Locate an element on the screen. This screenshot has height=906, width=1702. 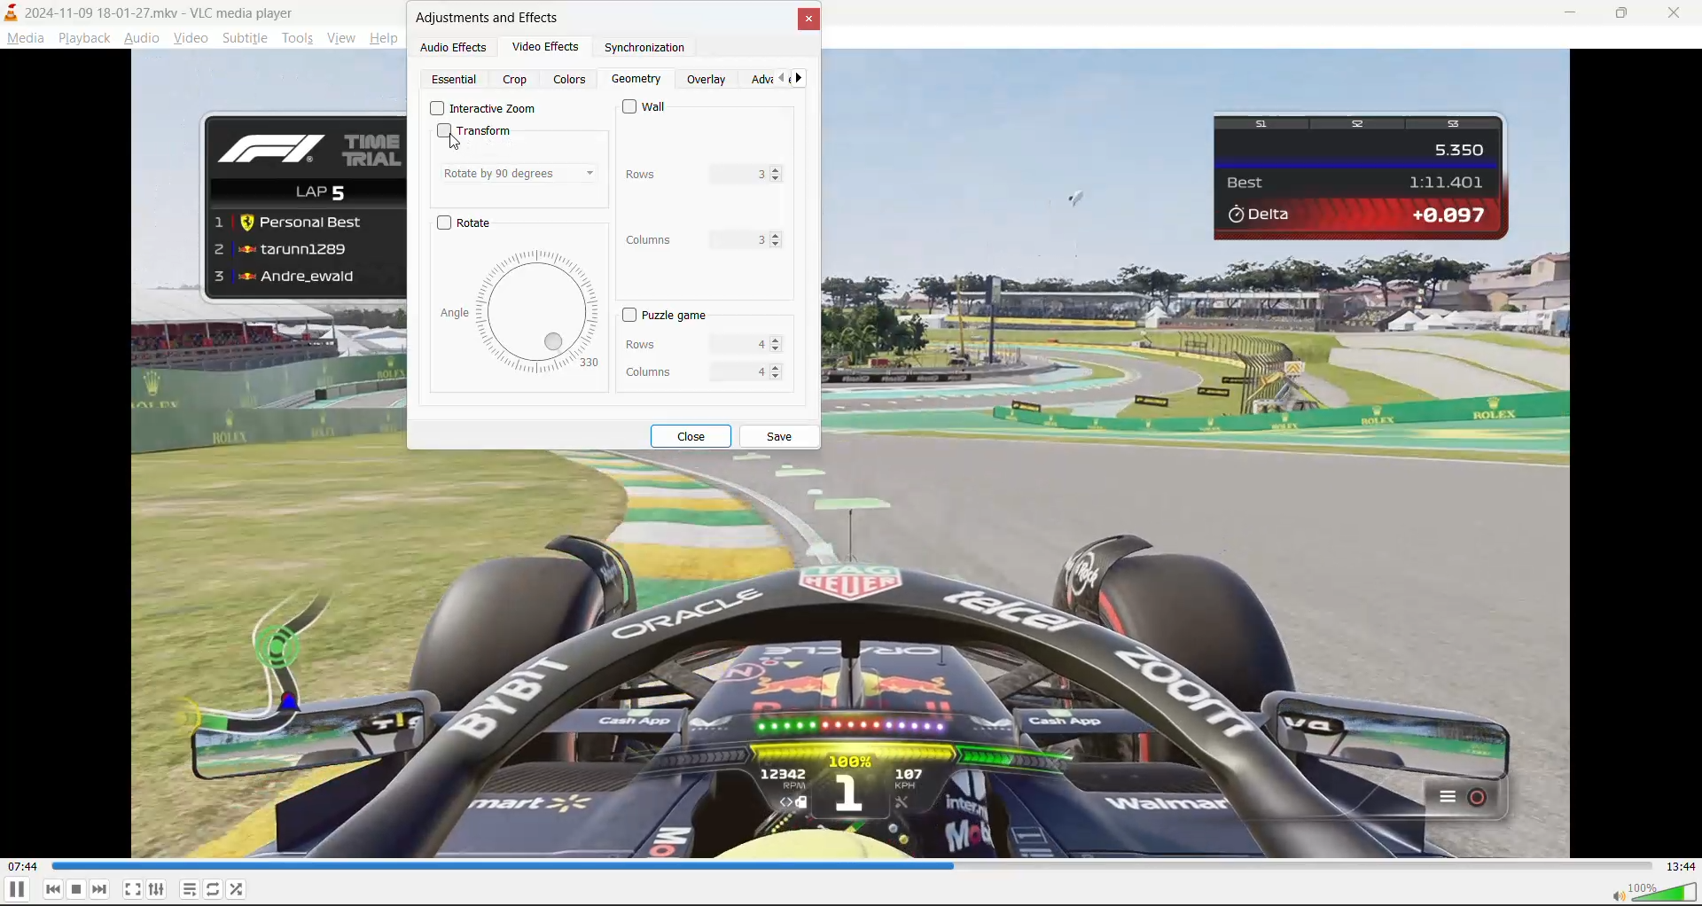
overlay is located at coordinates (707, 78).